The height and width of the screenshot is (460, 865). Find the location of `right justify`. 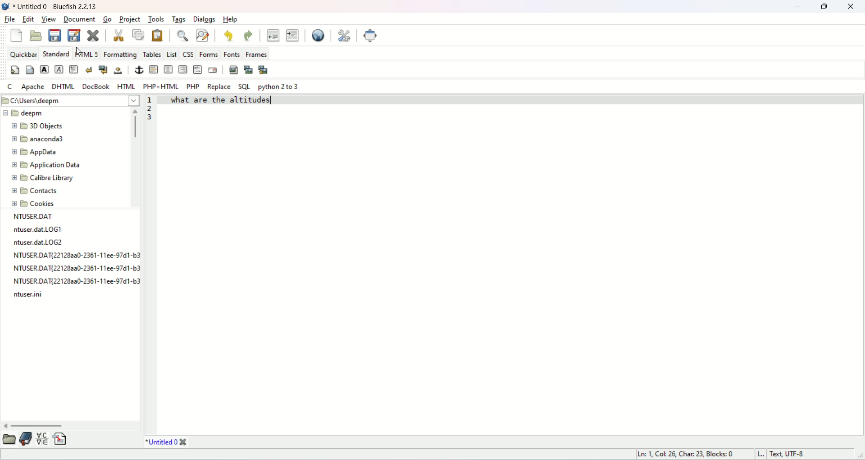

right justify is located at coordinates (183, 69).